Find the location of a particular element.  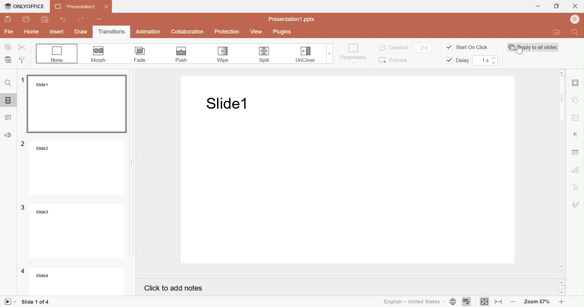

None is located at coordinates (56, 54).